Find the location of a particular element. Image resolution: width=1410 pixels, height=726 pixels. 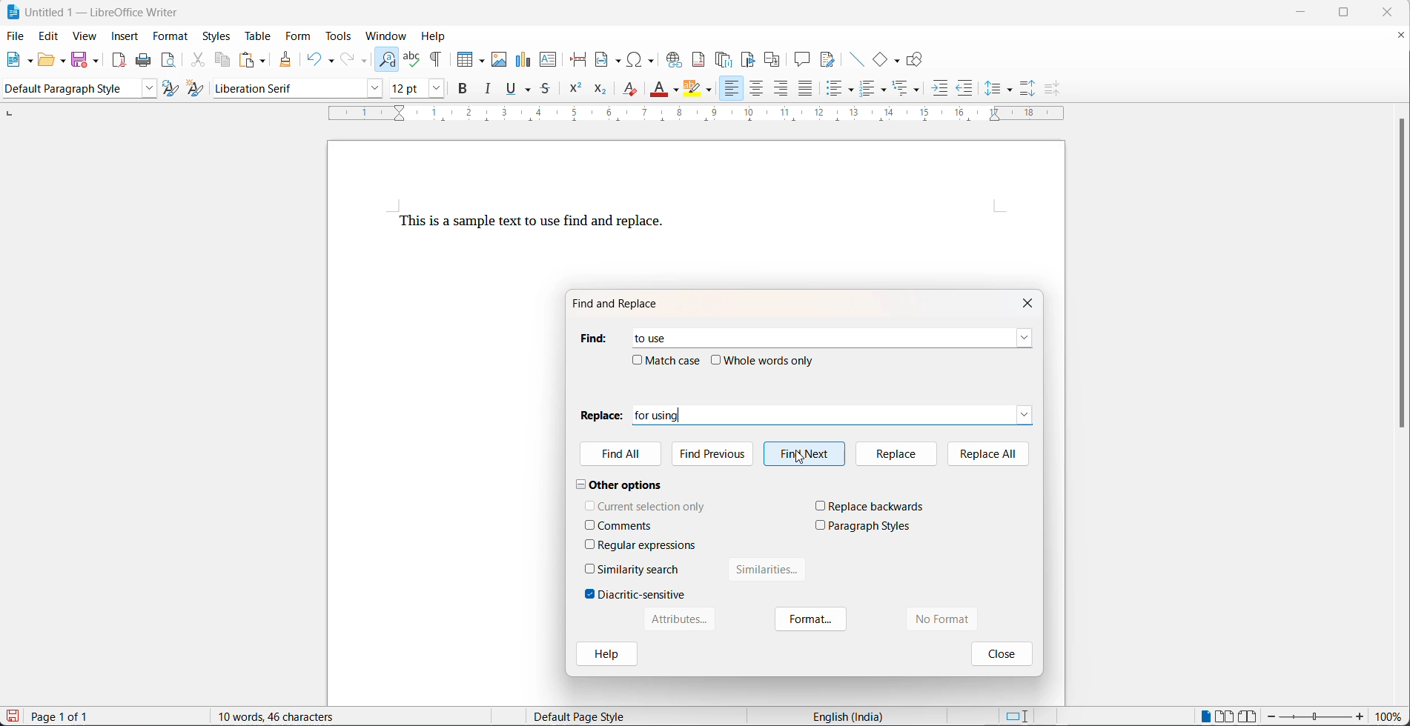

checkbox is located at coordinates (591, 568).